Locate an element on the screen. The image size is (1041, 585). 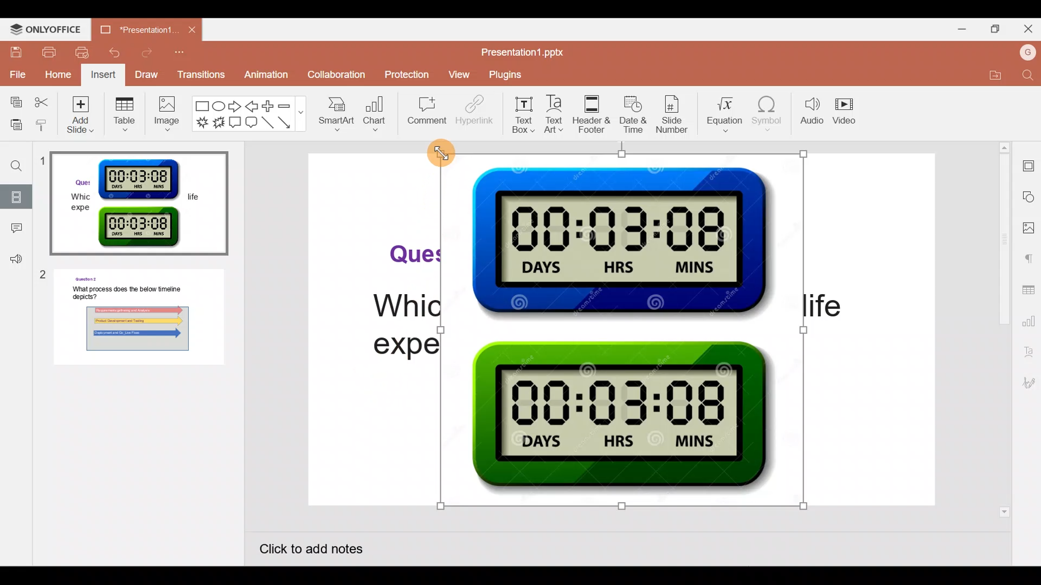
Chart is located at coordinates (376, 115).